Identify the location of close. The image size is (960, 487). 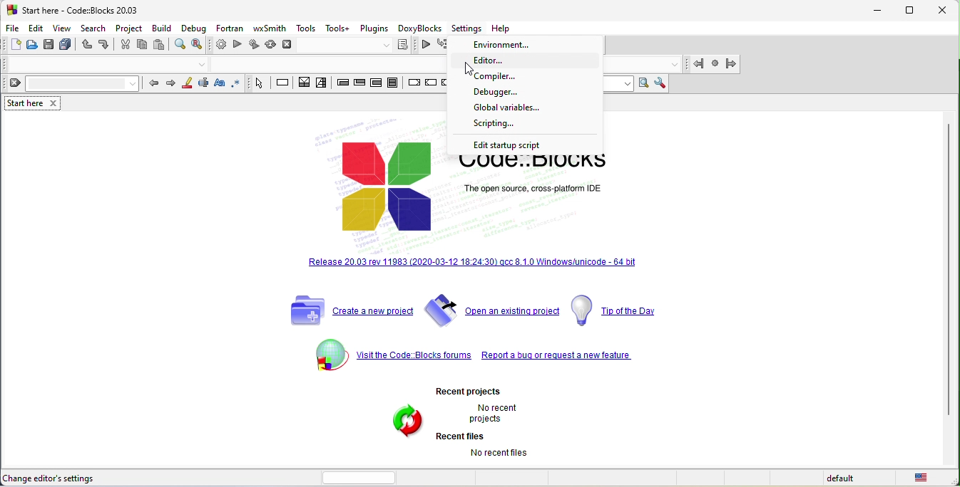
(53, 104).